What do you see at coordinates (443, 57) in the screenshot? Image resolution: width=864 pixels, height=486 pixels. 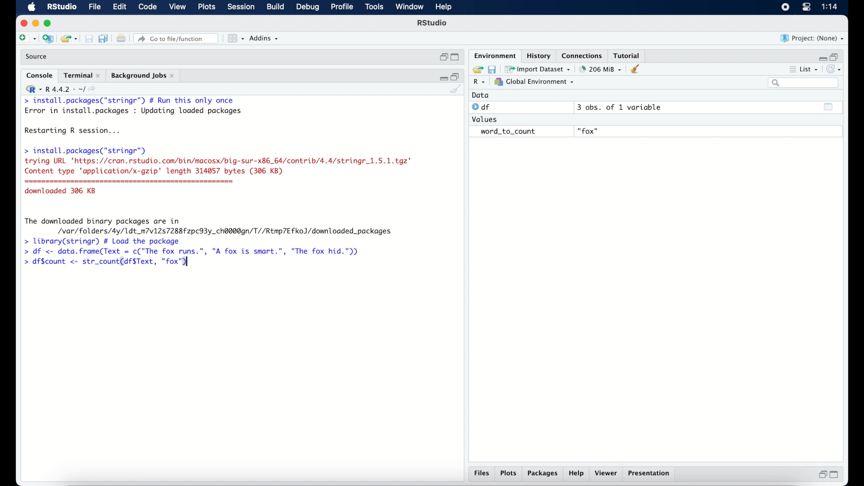 I see `restore down` at bounding box center [443, 57].